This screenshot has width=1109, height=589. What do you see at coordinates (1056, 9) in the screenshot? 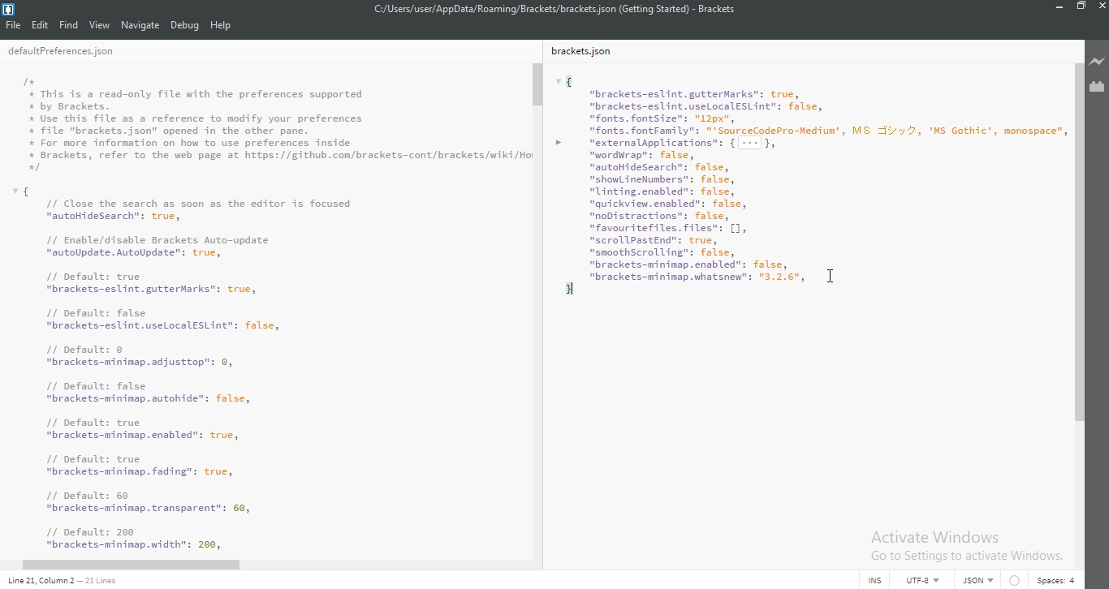
I see `minimise` at bounding box center [1056, 9].